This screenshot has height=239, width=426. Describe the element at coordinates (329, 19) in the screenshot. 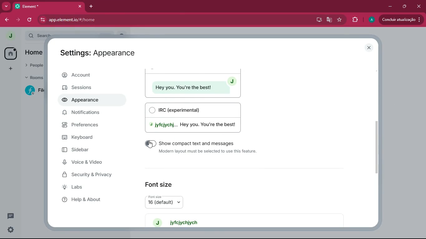

I see `google translate` at that location.